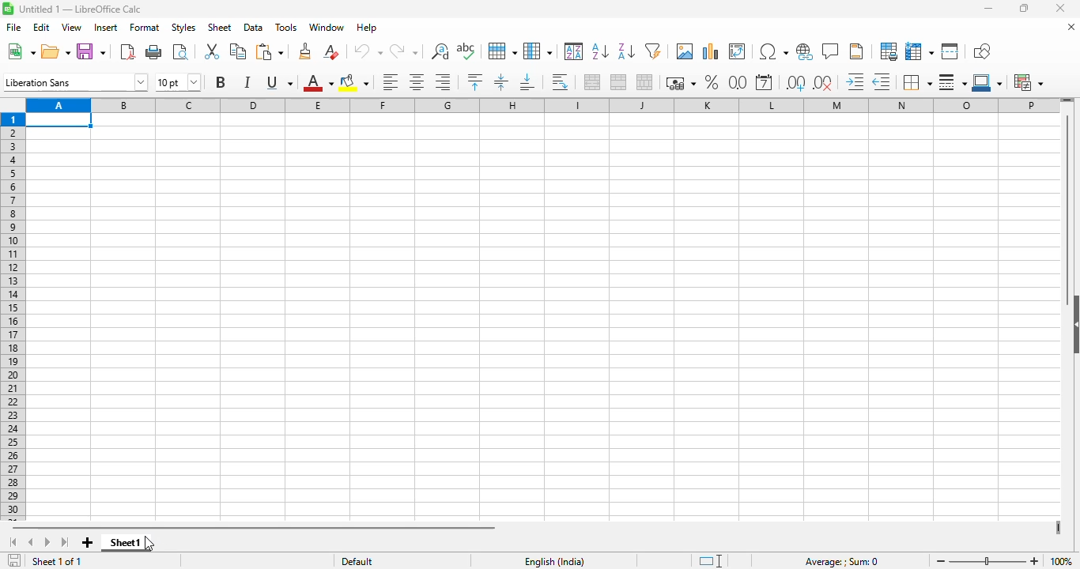  Describe the element at coordinates (21, 51) in the screenshot. I see `new` at that location.